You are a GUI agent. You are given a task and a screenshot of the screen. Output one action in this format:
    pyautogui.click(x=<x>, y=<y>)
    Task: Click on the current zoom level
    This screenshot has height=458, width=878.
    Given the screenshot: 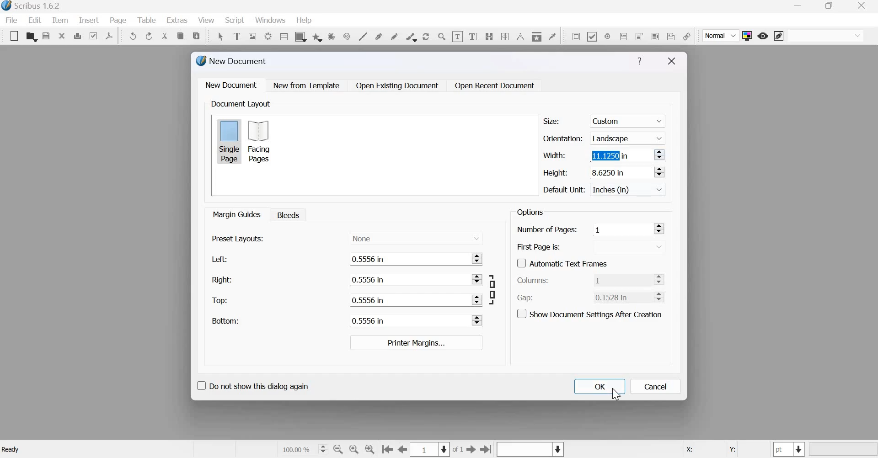 What is the action you would take?
    pyautogui.click(x=304, y=449)
    